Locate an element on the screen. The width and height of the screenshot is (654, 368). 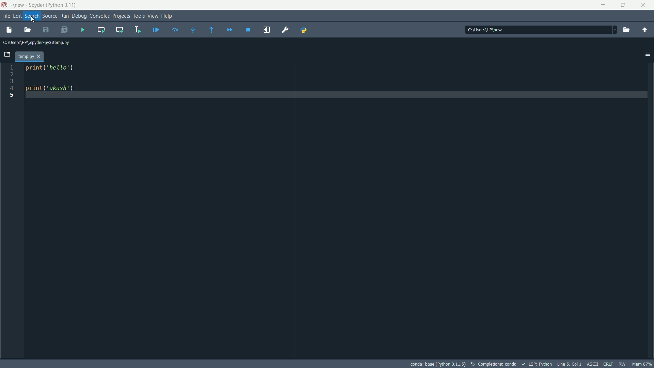
save all files is located at coordinates (65, 29).